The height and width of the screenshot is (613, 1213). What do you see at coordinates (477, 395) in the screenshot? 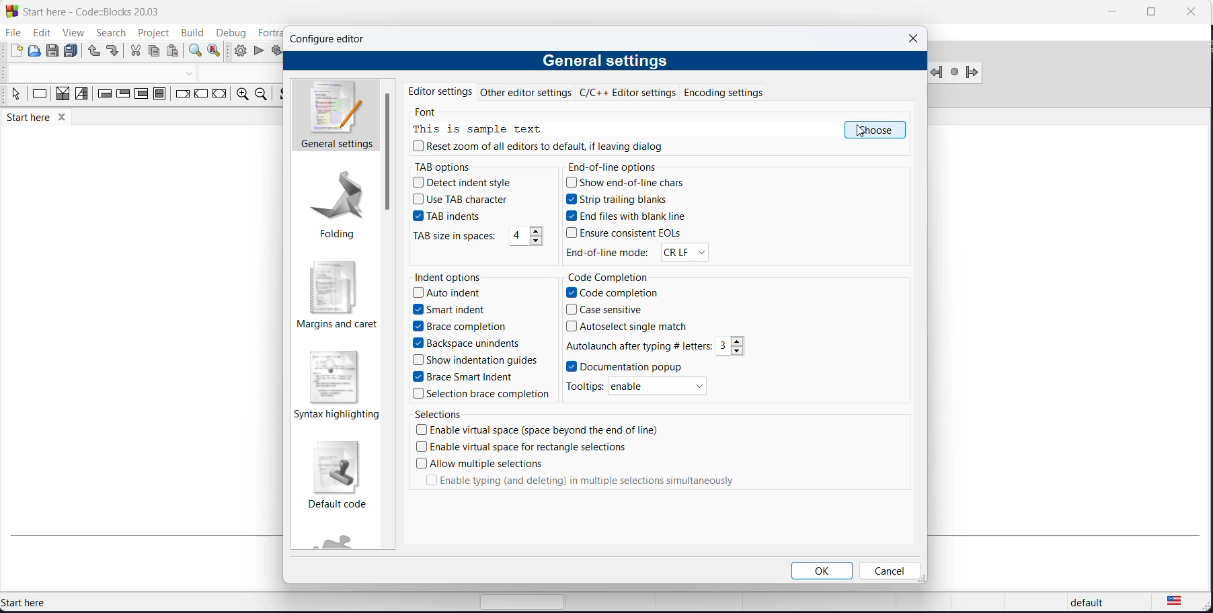
I see `selection brace competion` at bounding box center [477, 395].